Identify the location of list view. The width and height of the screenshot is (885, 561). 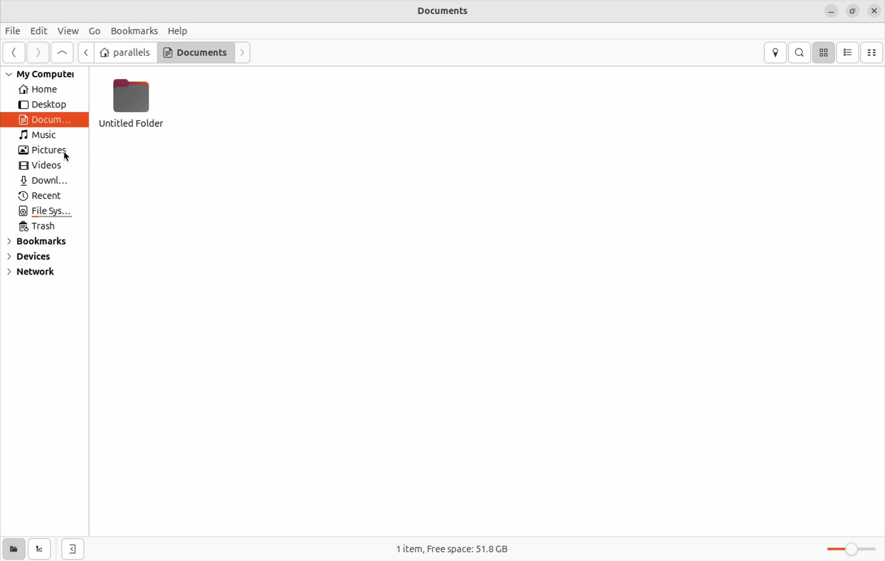
(848, 52).